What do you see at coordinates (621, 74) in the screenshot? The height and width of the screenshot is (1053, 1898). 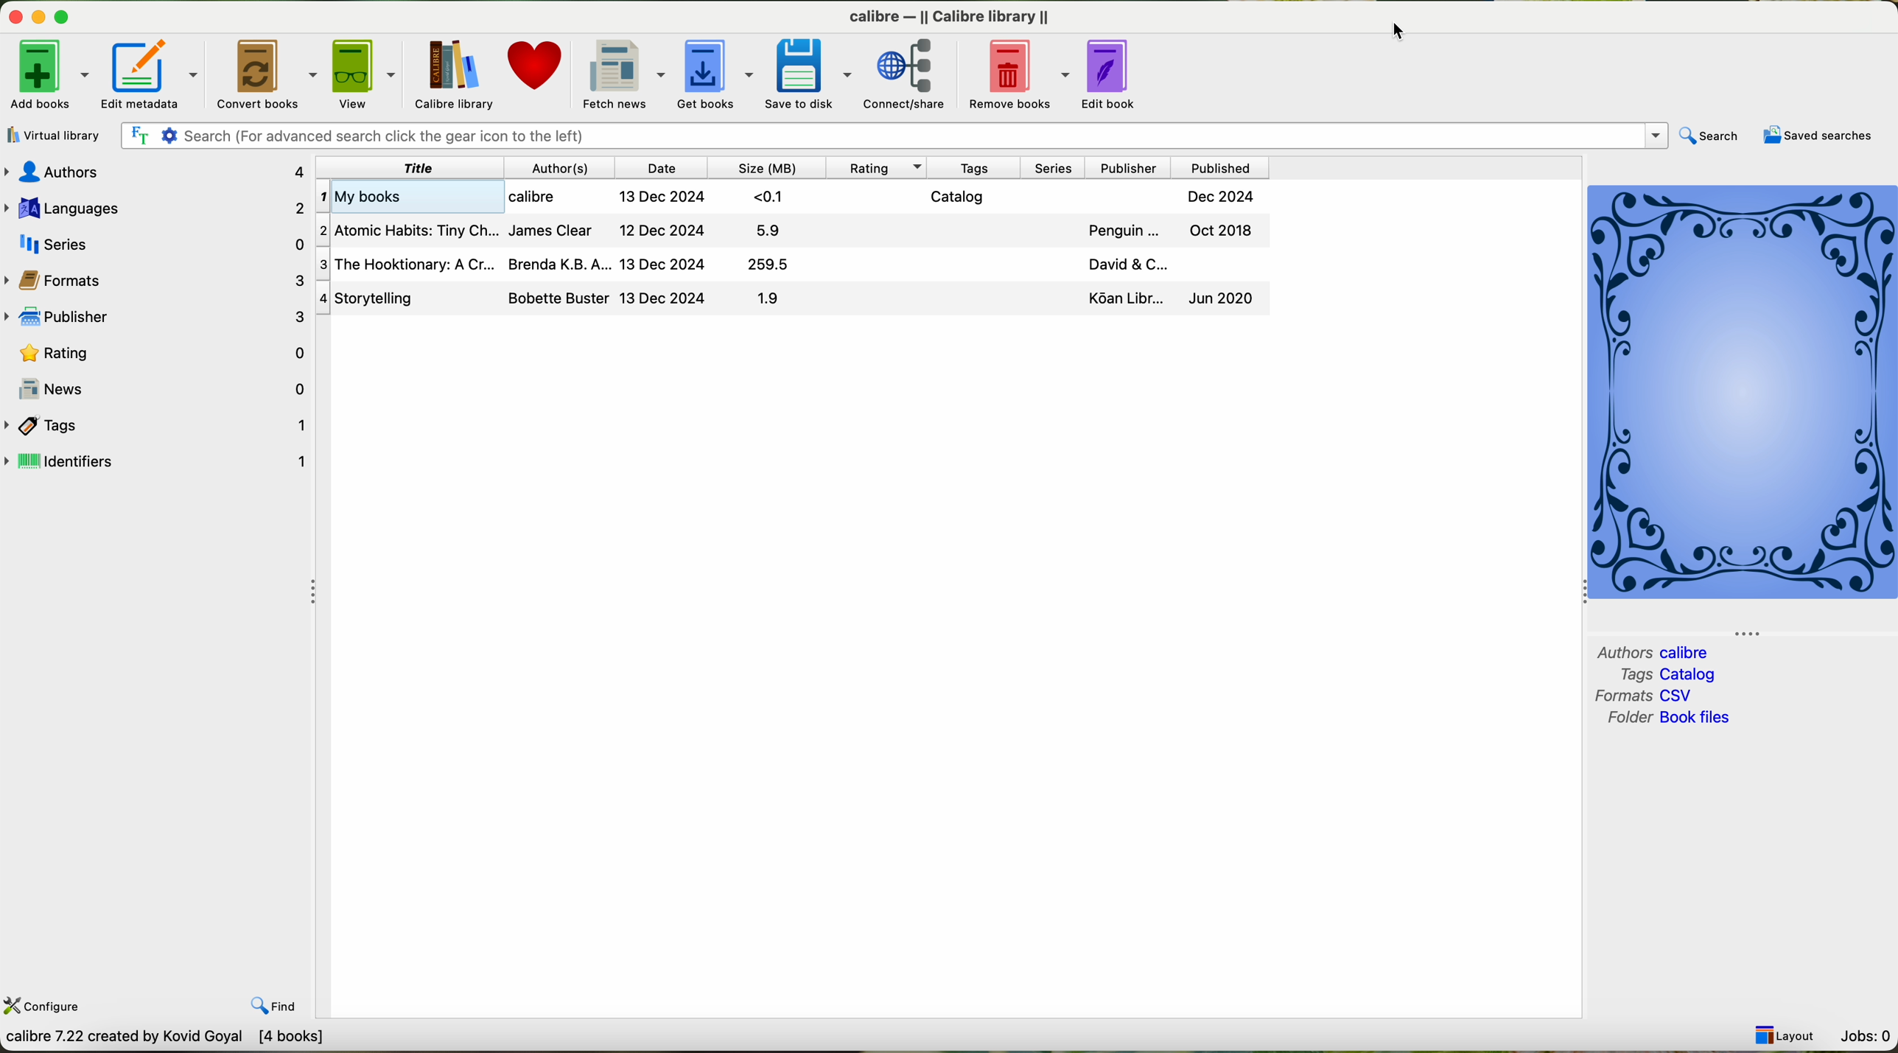 I see `fetch news` at bounding box center [621, 74].